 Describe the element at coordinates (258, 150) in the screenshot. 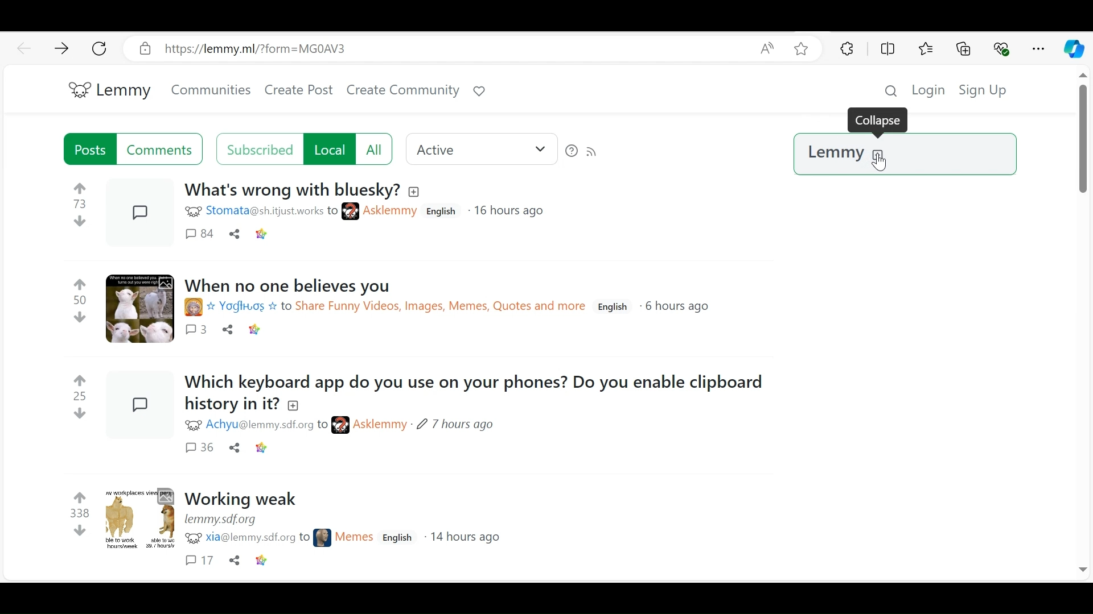

I see `Subscribed` at that location.